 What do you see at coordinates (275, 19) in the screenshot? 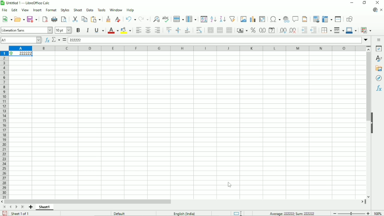
I see `Insert special characters` at bounding box center [275, 19].